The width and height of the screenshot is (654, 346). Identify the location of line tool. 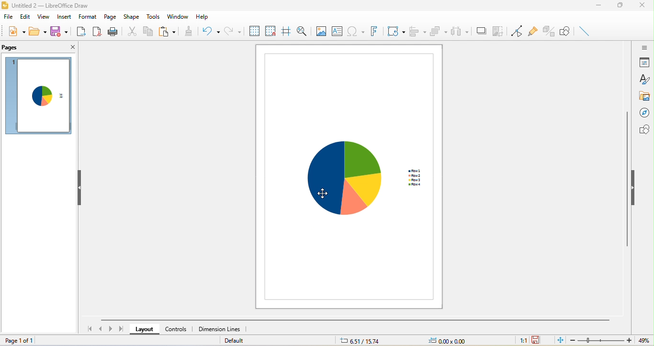
(585, 31).